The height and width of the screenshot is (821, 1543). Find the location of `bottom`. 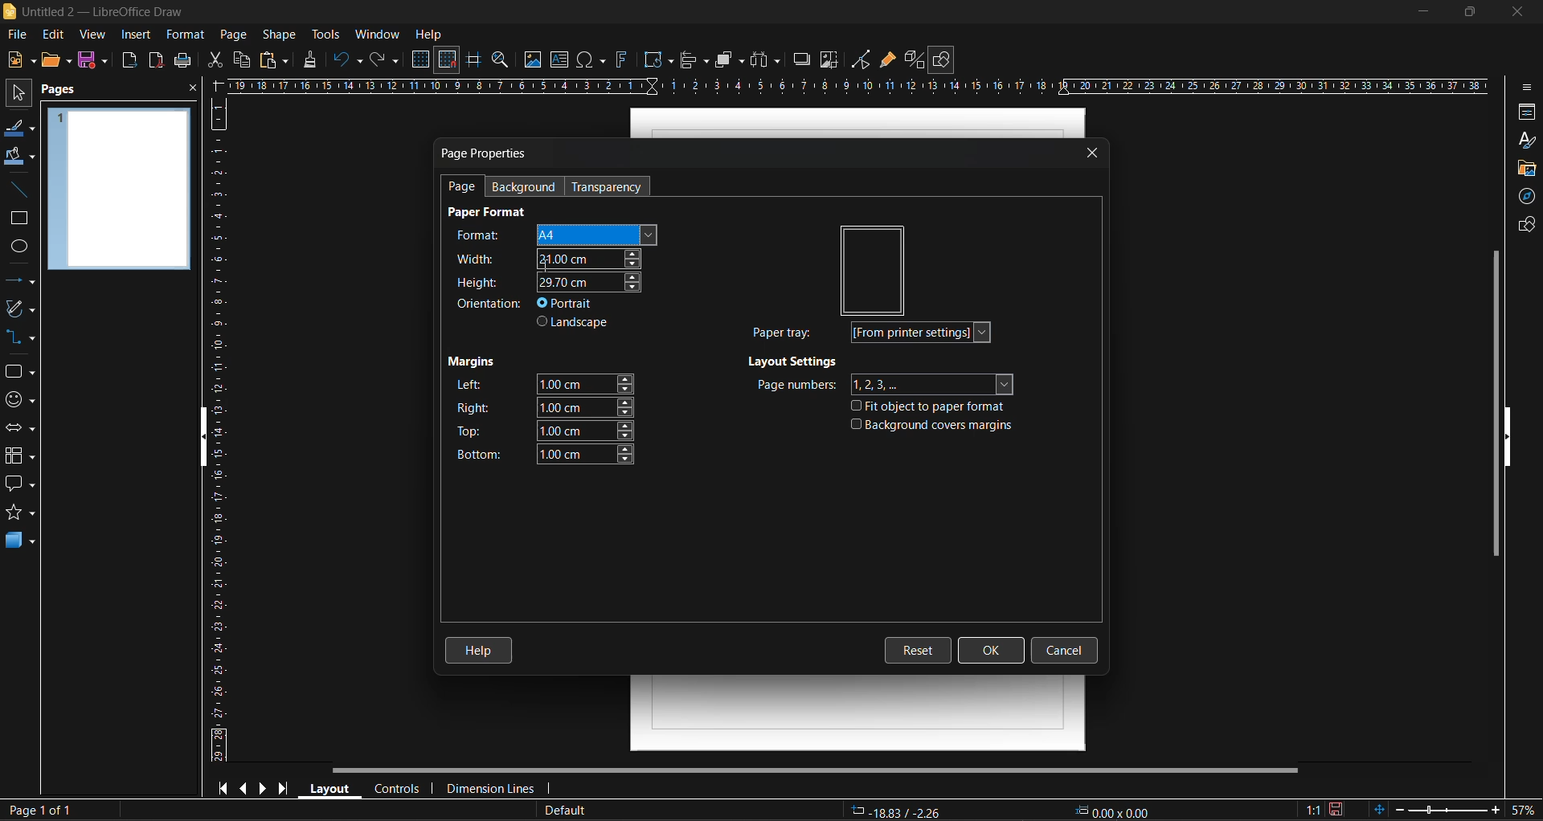

bottom is located at coordinates (540, 453).